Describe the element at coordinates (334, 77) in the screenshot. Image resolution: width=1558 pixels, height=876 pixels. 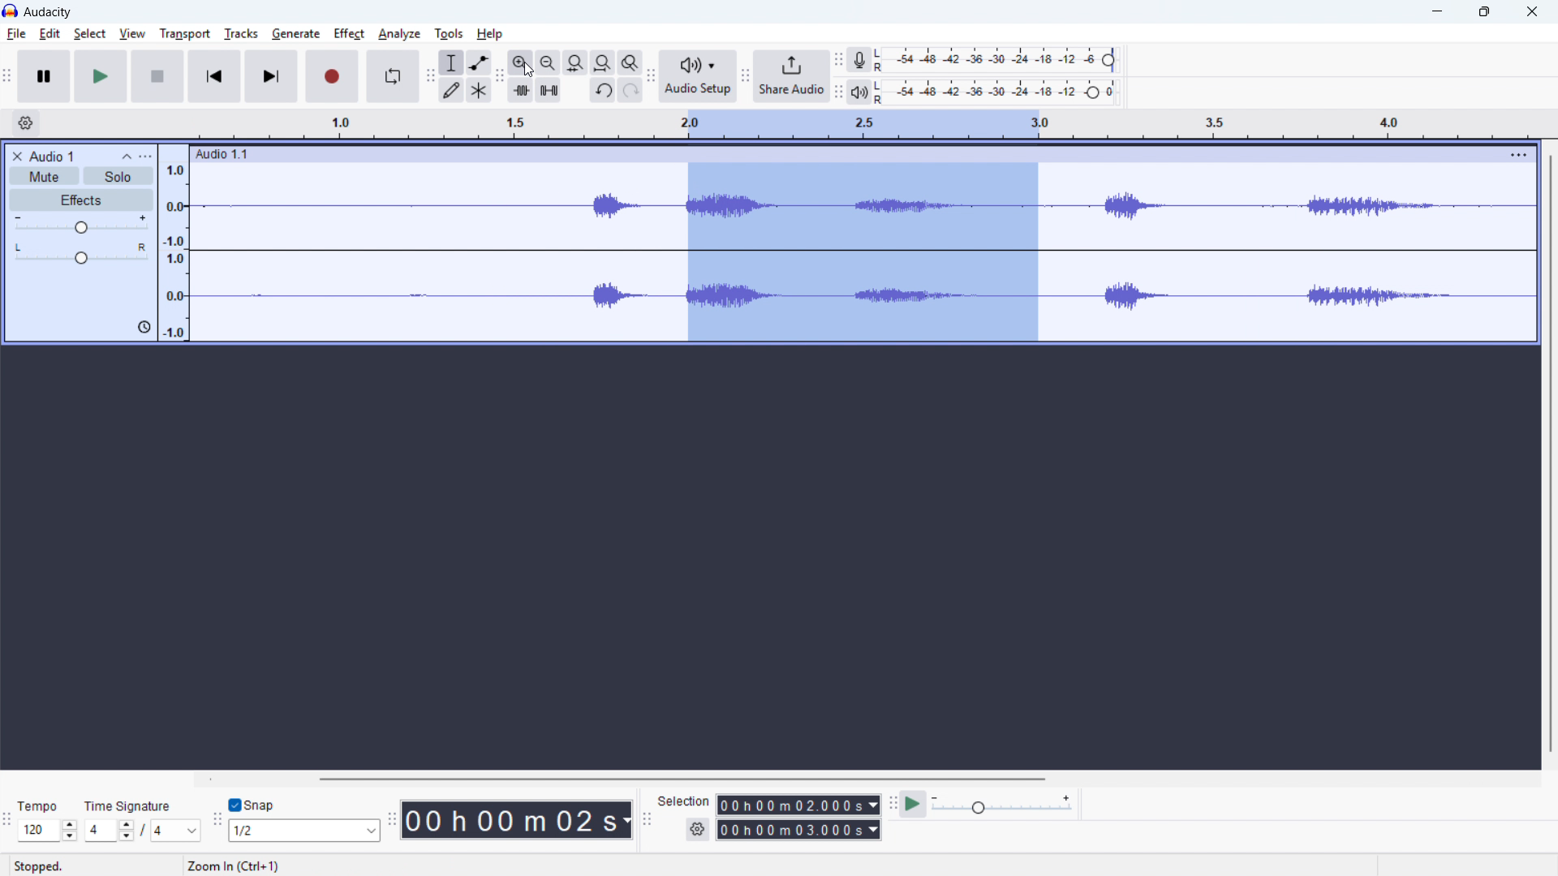
I see `Record` at that location.